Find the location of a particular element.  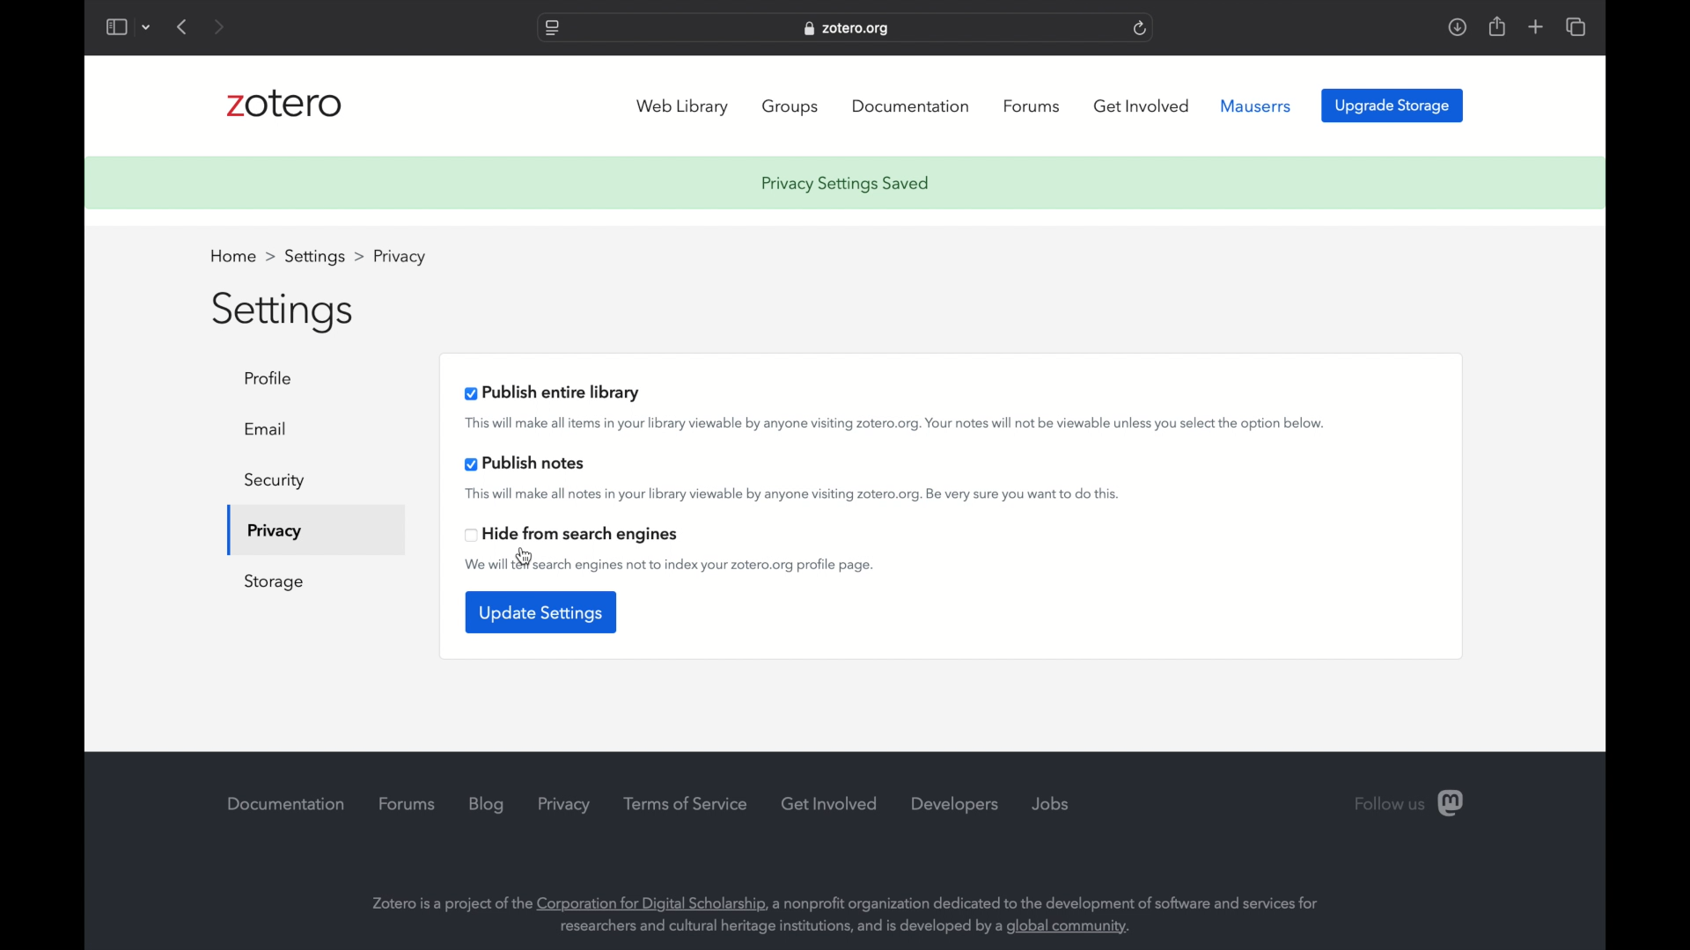

this will make all items in your library viewable is located at coordinates (894, 424).